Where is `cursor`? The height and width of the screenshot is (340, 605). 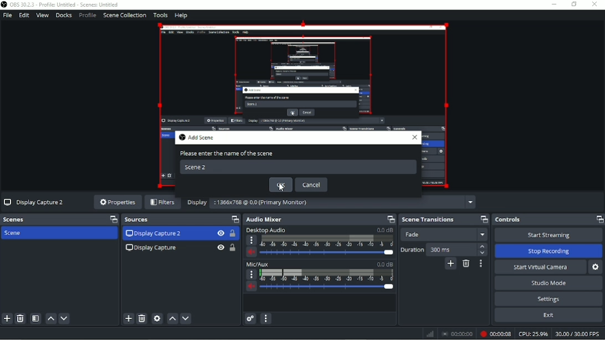 cursor is located at coordinates (281, 189).